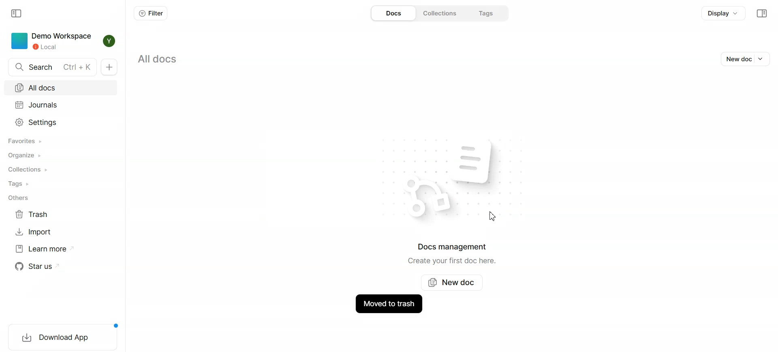 The height and width of the screenshot is (352, 778). I want to click on Favorites, so click(61, 141).